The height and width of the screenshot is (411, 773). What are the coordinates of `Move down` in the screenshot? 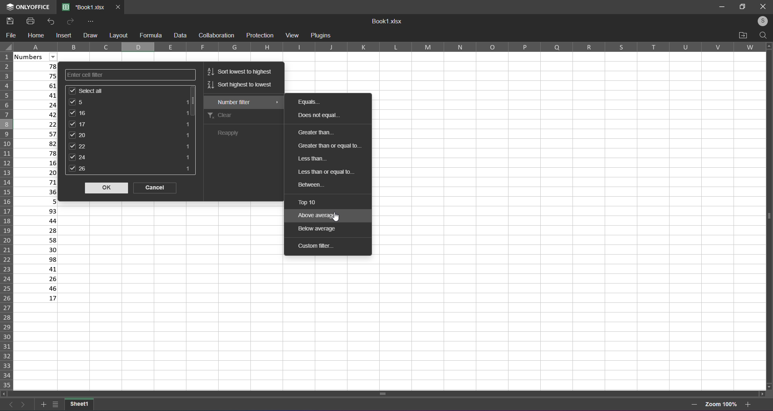 It's located at (769, 385).